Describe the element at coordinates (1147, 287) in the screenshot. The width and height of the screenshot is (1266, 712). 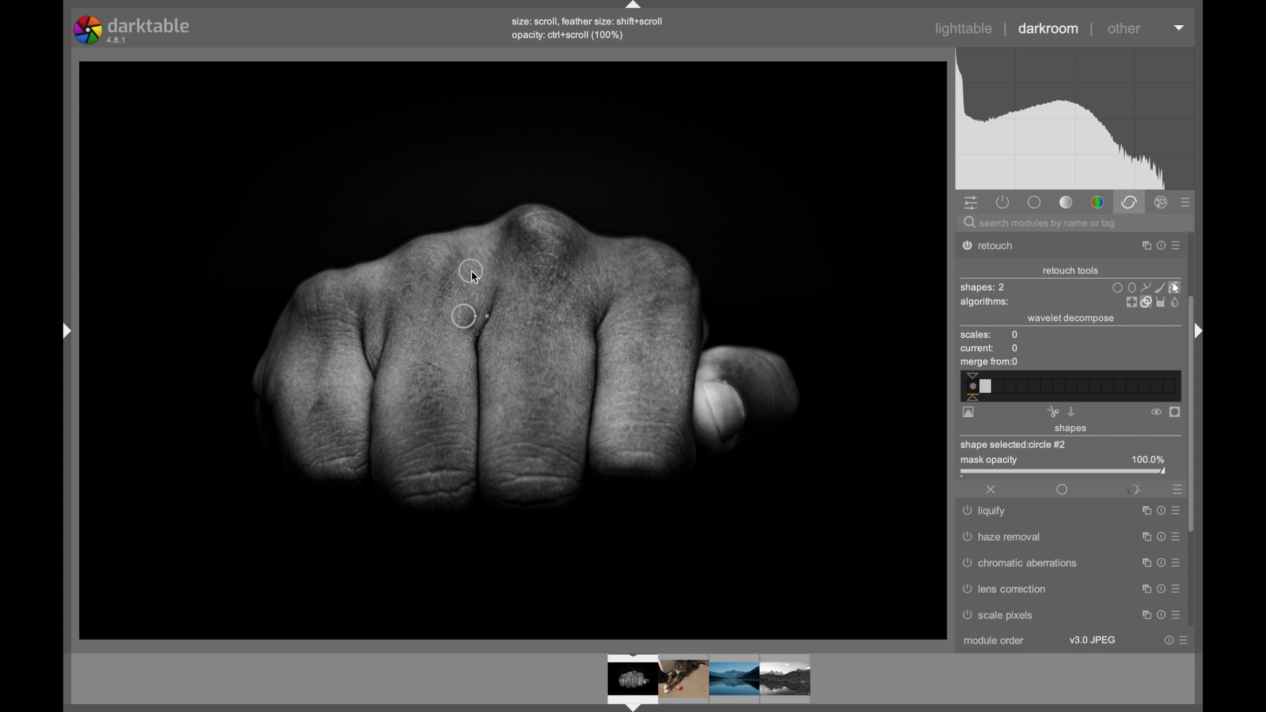
I see `draw mask options` at that location.